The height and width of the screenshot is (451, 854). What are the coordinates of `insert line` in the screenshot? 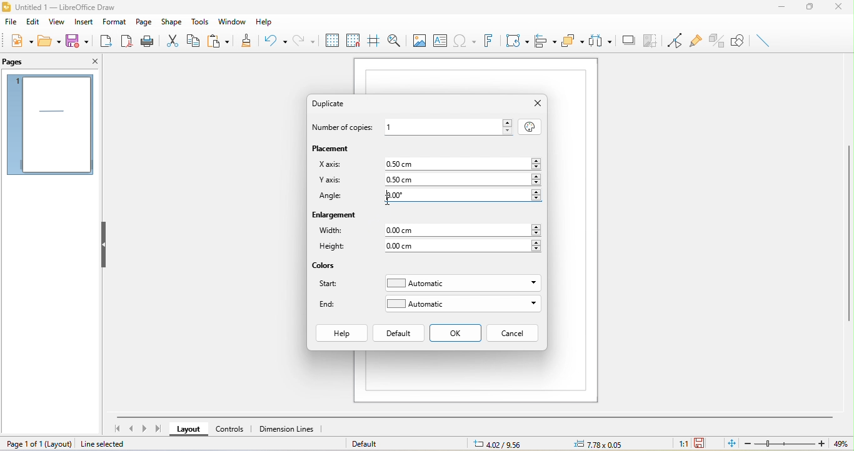 It's located at (763, 41).